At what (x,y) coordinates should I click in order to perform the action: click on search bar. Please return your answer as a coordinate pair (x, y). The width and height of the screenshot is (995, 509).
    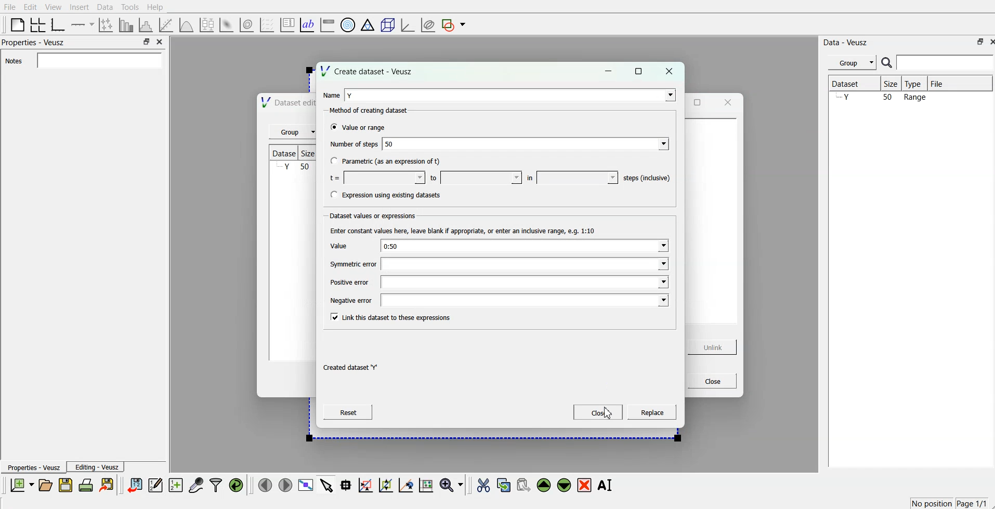
    Looking at the image, I should click on (937, 62).